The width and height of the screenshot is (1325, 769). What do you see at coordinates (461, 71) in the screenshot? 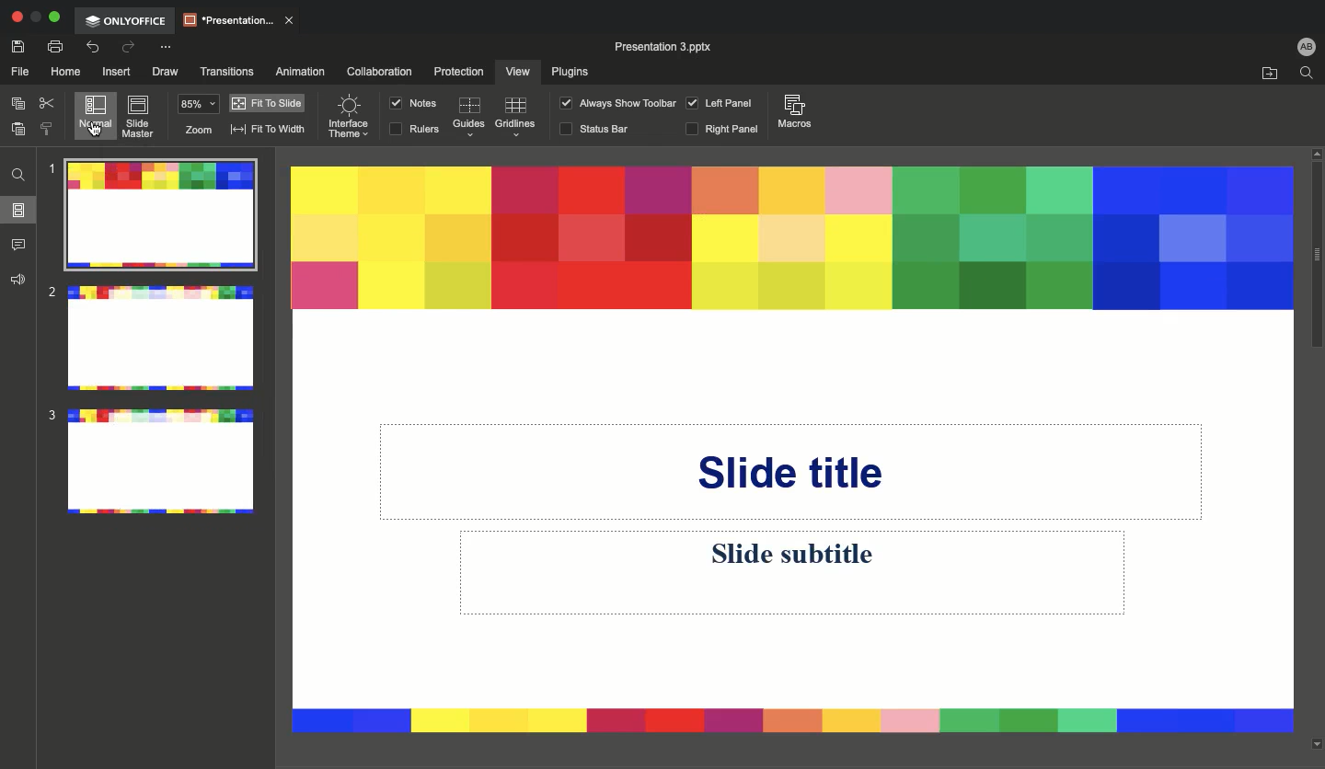
I see `Protection` at bounding box center [461, 71].